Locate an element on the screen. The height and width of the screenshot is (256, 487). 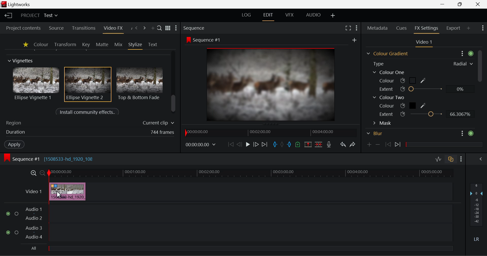
Project Title is located at coordinates (39, 16).